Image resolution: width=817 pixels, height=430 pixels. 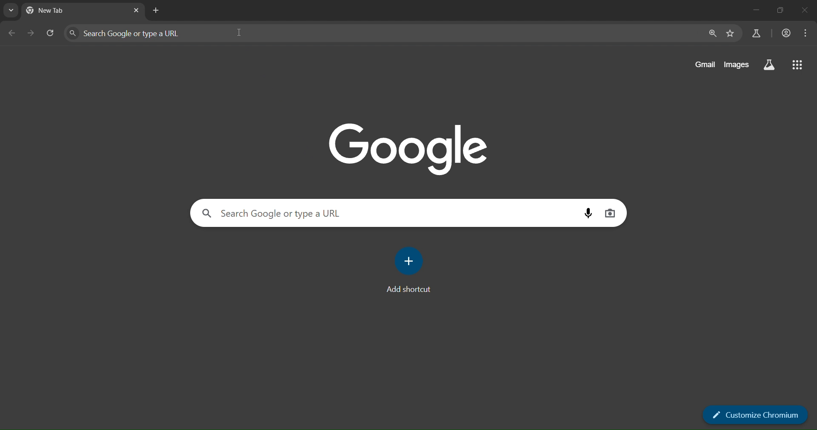 I want to click on search panel, so click(x=147, y=34).